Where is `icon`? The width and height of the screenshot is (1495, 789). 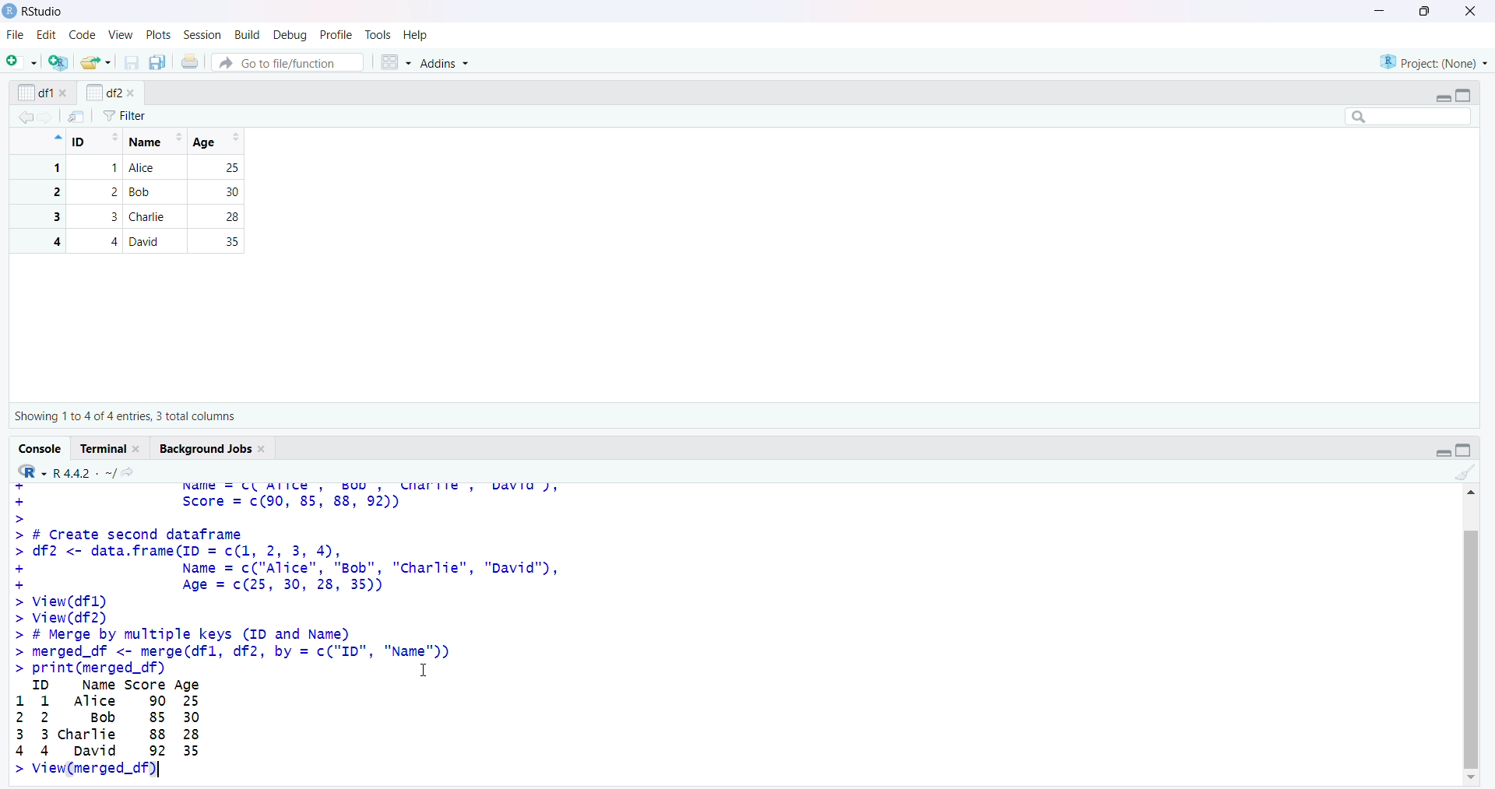
icon is located at coordinates (56, 137).